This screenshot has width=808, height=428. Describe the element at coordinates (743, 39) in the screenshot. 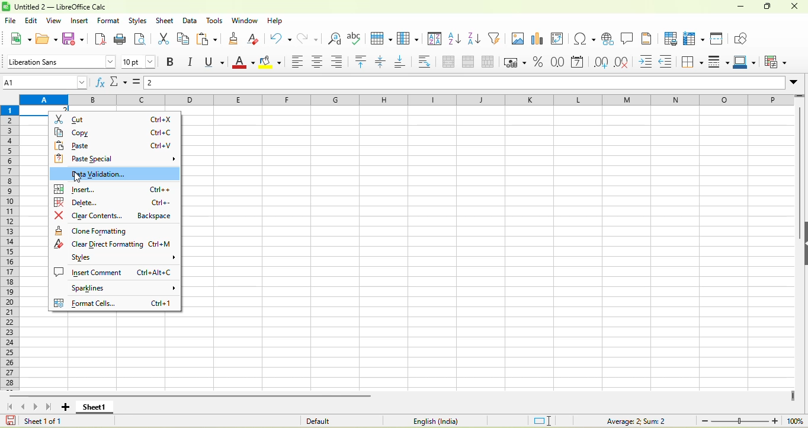

I see `show draw function` at that location.